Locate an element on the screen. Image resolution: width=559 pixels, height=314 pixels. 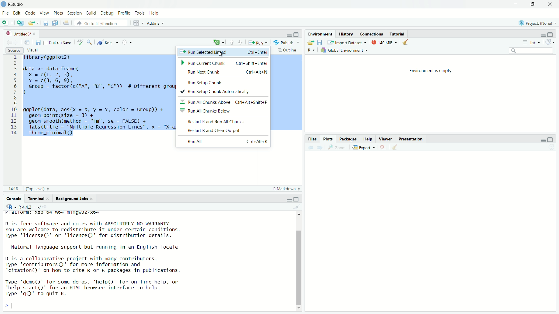
Addins is located at coordinates (157, 23).